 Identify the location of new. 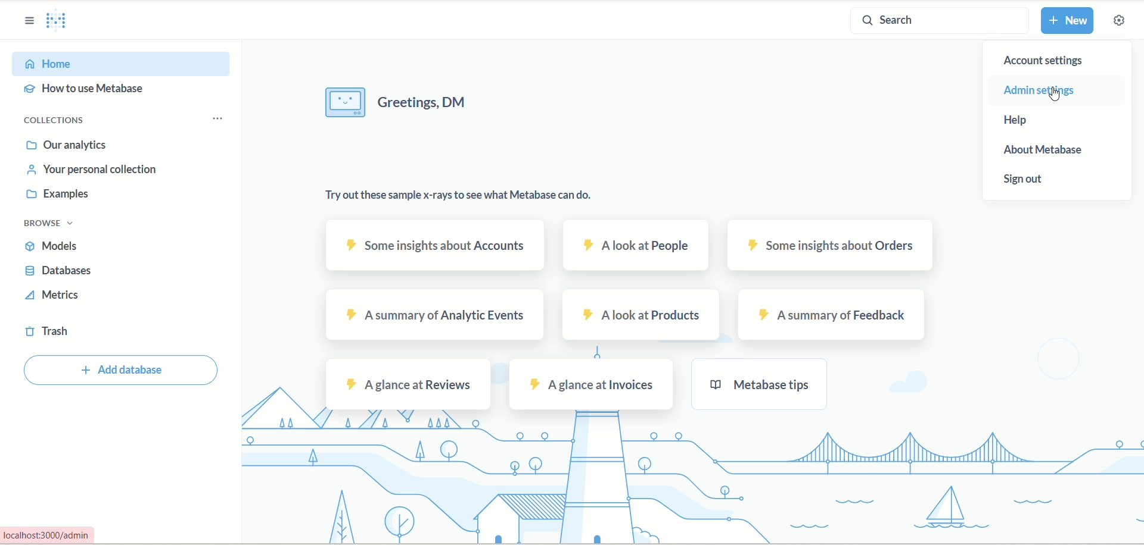
(1066, 21).